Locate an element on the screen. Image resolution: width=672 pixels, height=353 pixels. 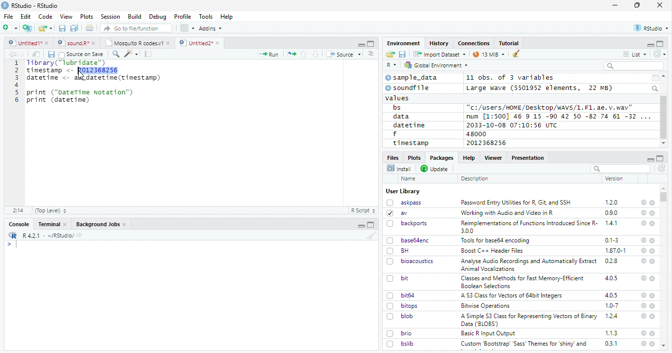
close is located at coordinates (652, 344).